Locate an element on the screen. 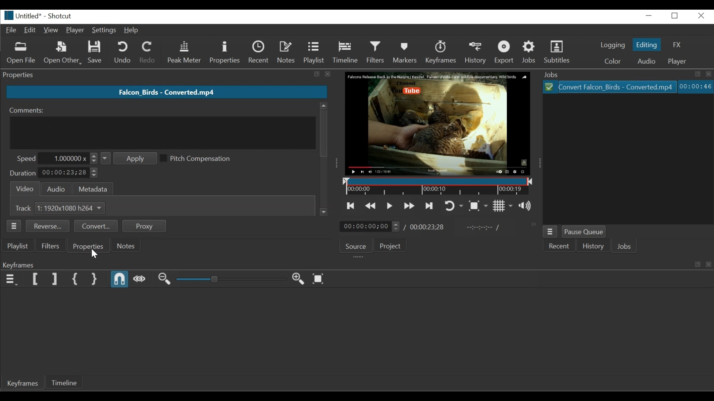  Apply is located at coordinates (128, 158).